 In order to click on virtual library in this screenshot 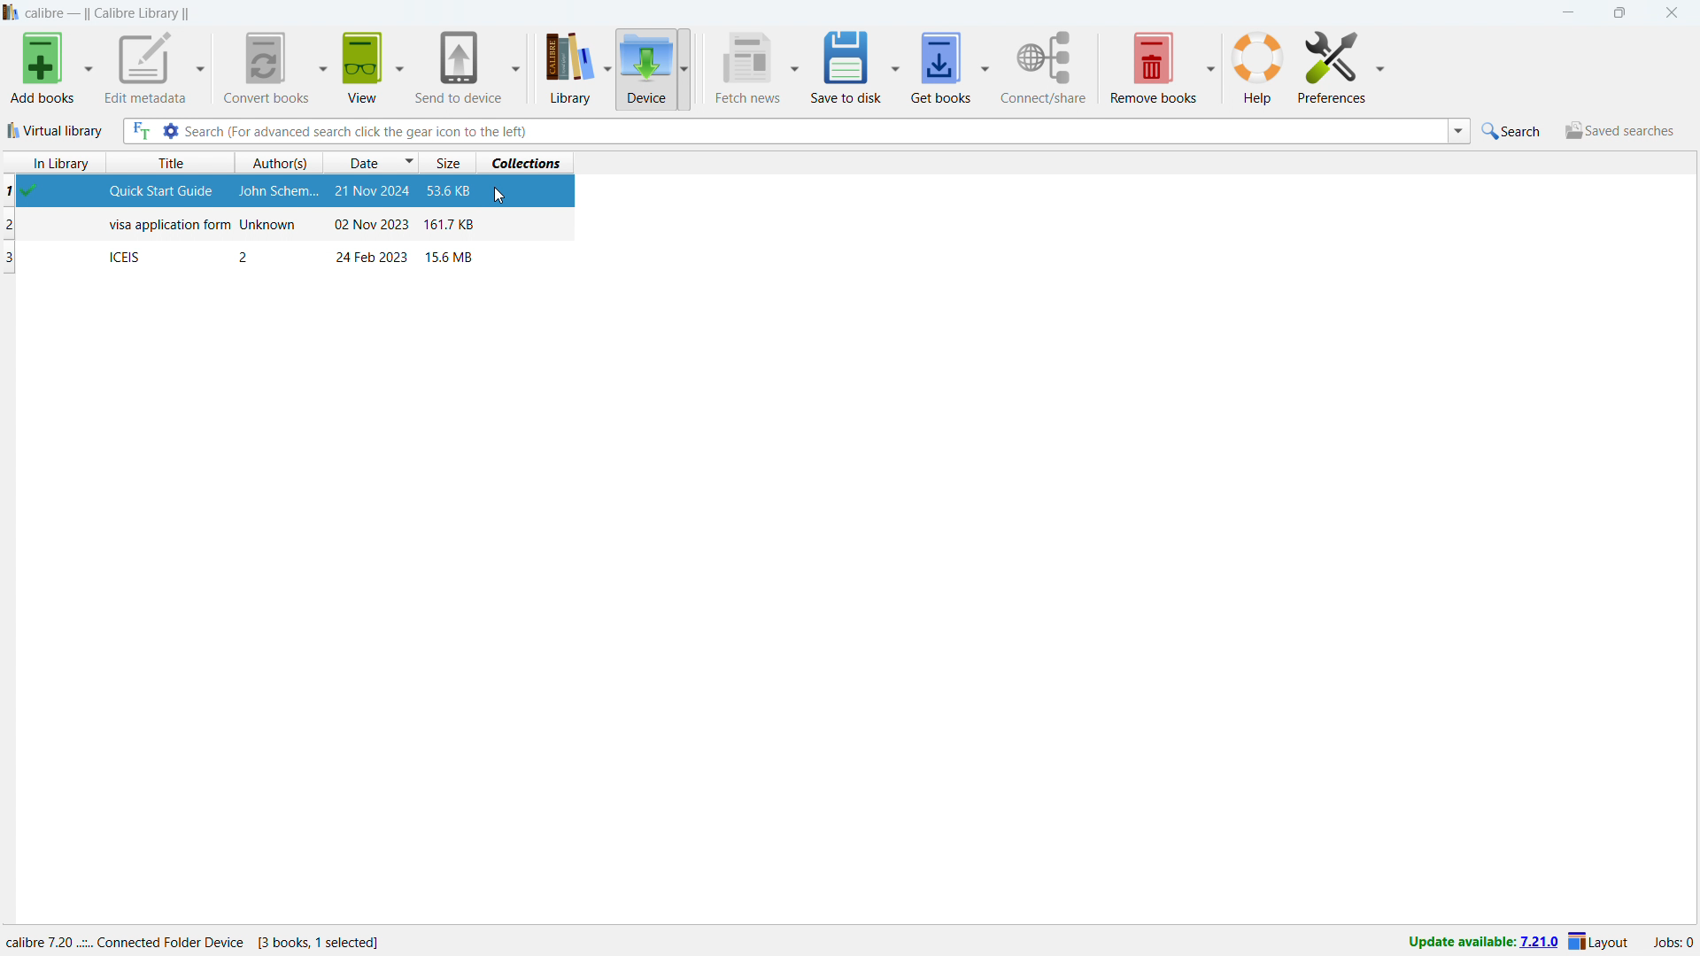, I will do `click(56, 130)`.